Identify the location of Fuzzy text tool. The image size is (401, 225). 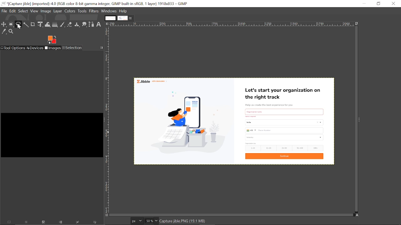
(26, 24).